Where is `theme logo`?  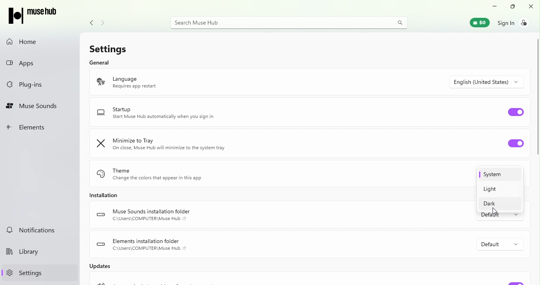
theme logo is located at coordinates (100, 175).